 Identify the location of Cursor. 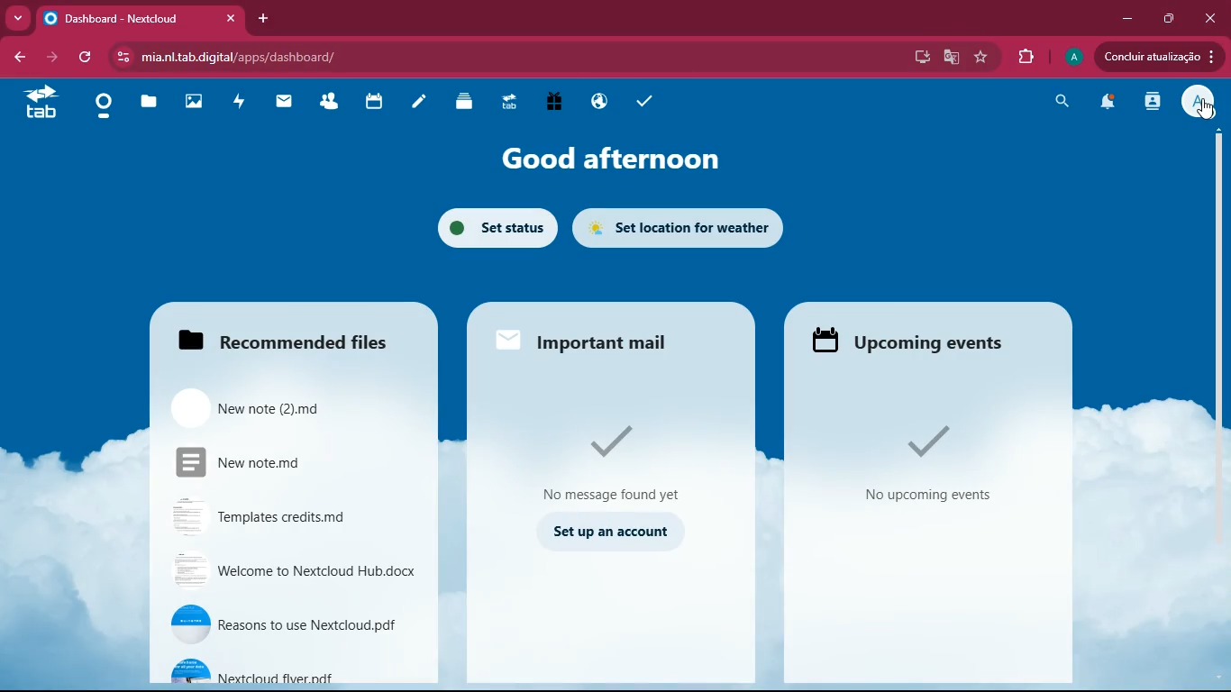
(1206, 111).